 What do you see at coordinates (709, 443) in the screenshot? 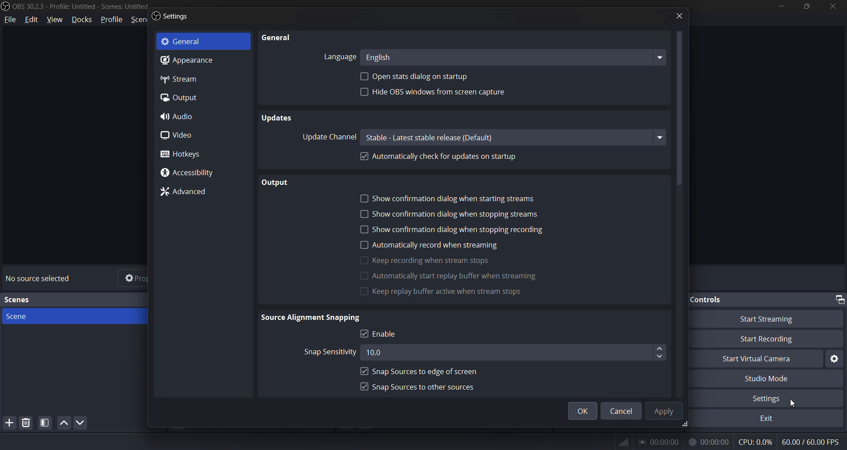
I see `00:00:00` at bounding box center [709, 443].